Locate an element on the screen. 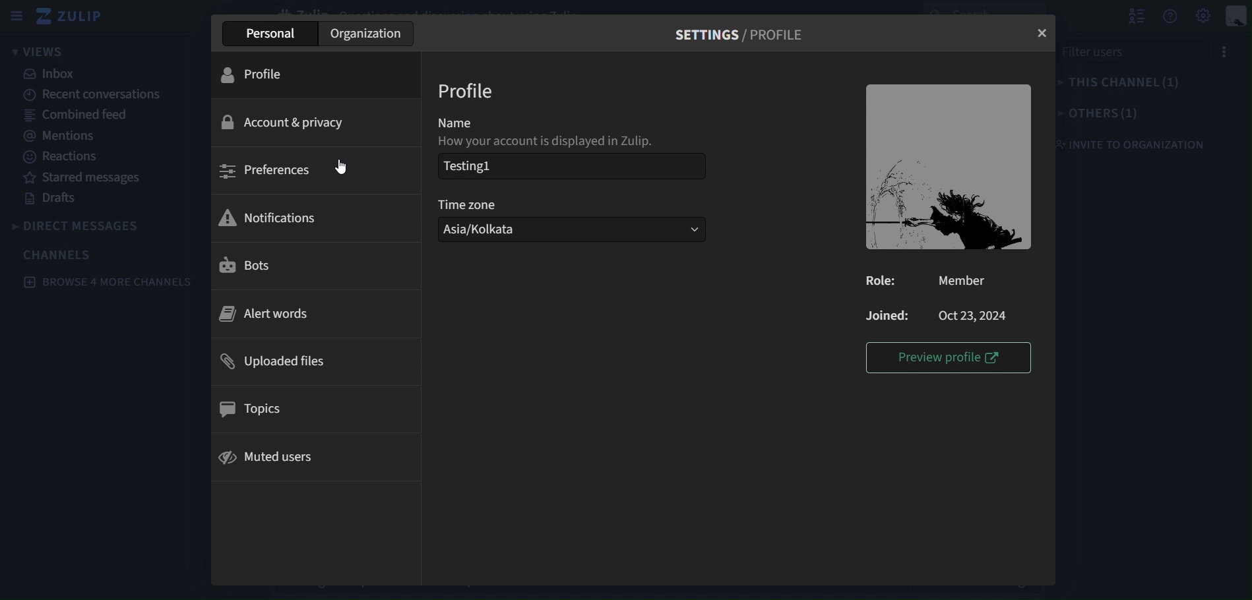 The width and height of the screenshot is (1252, 600). invite to organization is located at coordinates (1140, 144).